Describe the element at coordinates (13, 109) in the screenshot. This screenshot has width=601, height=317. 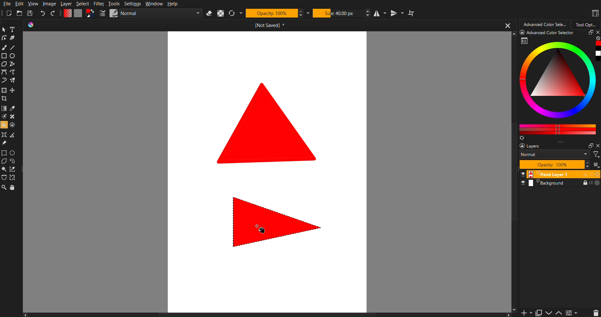
I see `Dropper` at that location.